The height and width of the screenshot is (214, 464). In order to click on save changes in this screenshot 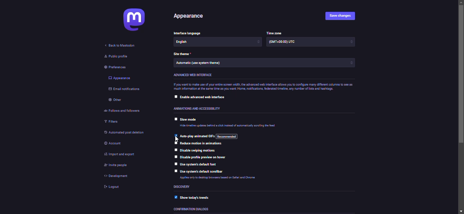, I will do `click(343, 16)`.